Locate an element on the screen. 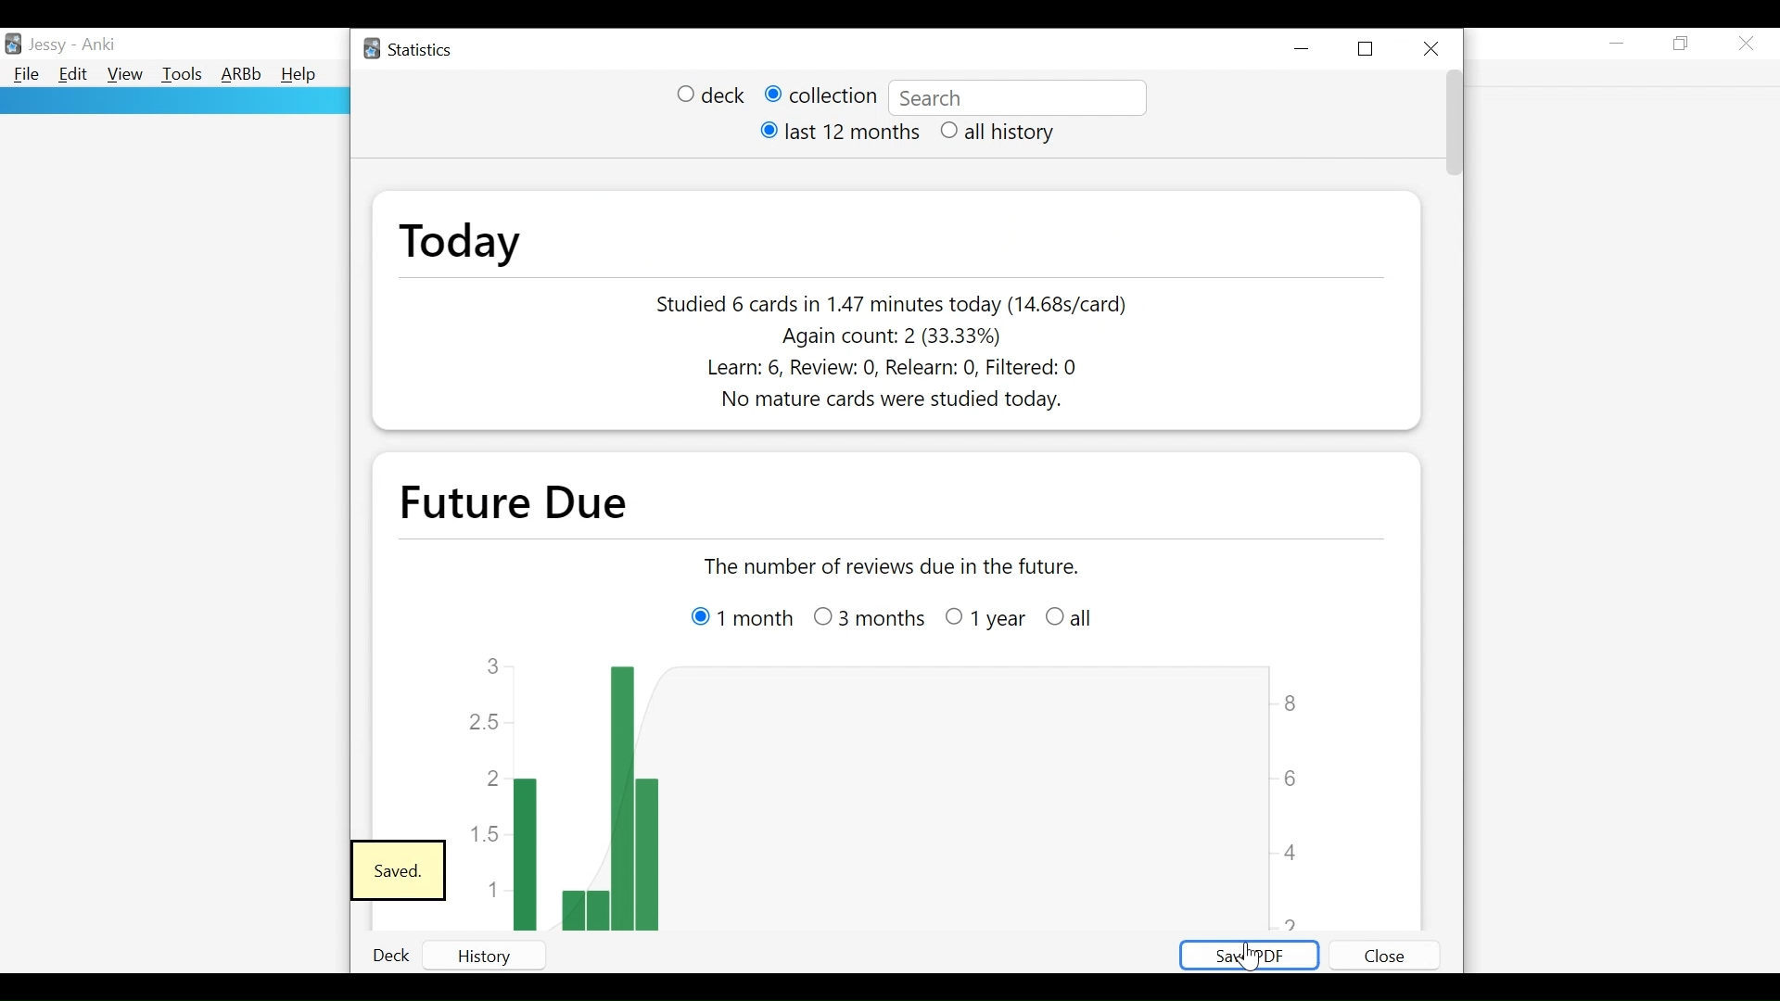  all is located at coordinates (1087, 615).